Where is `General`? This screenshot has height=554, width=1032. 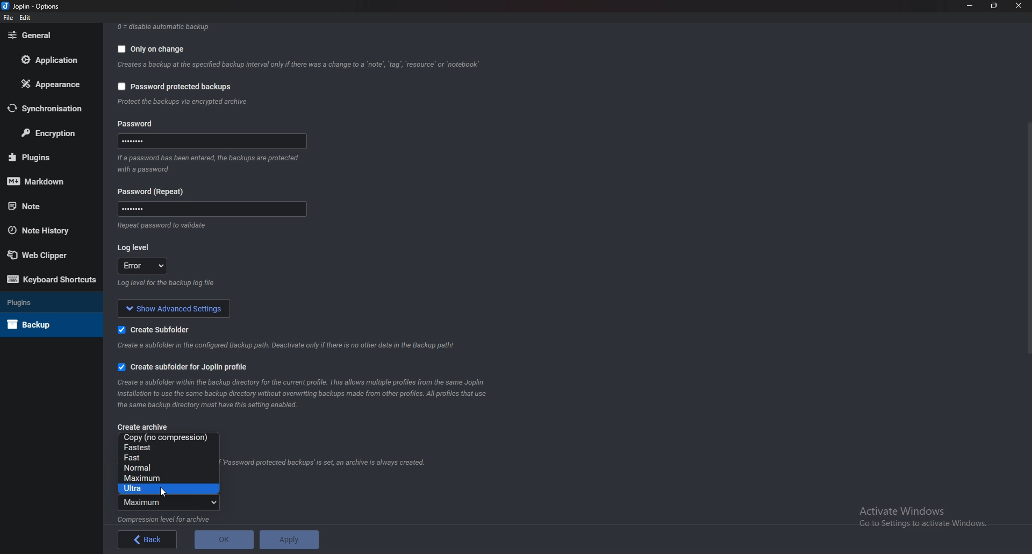 General is located at coordinates (50, 35).